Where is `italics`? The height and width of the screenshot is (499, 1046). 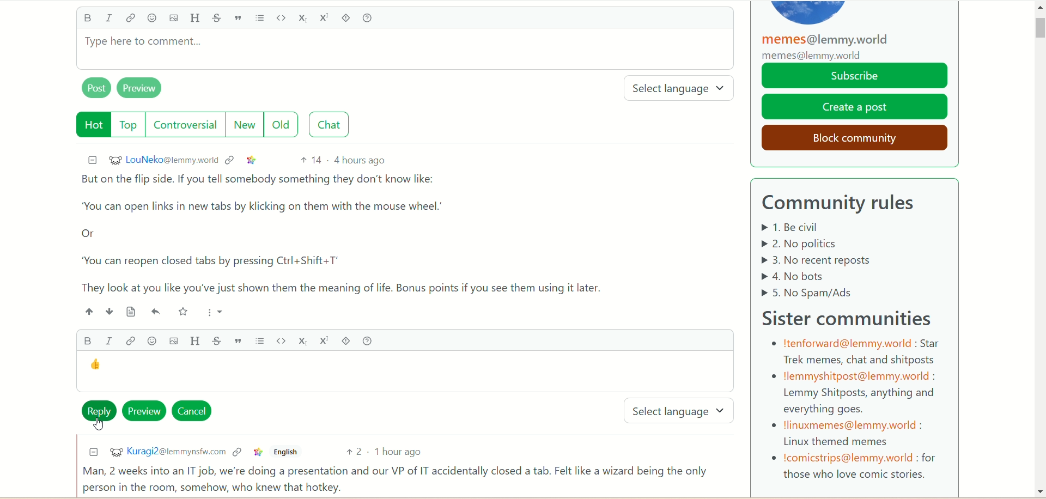 italics is located at coordinates (107, 340).